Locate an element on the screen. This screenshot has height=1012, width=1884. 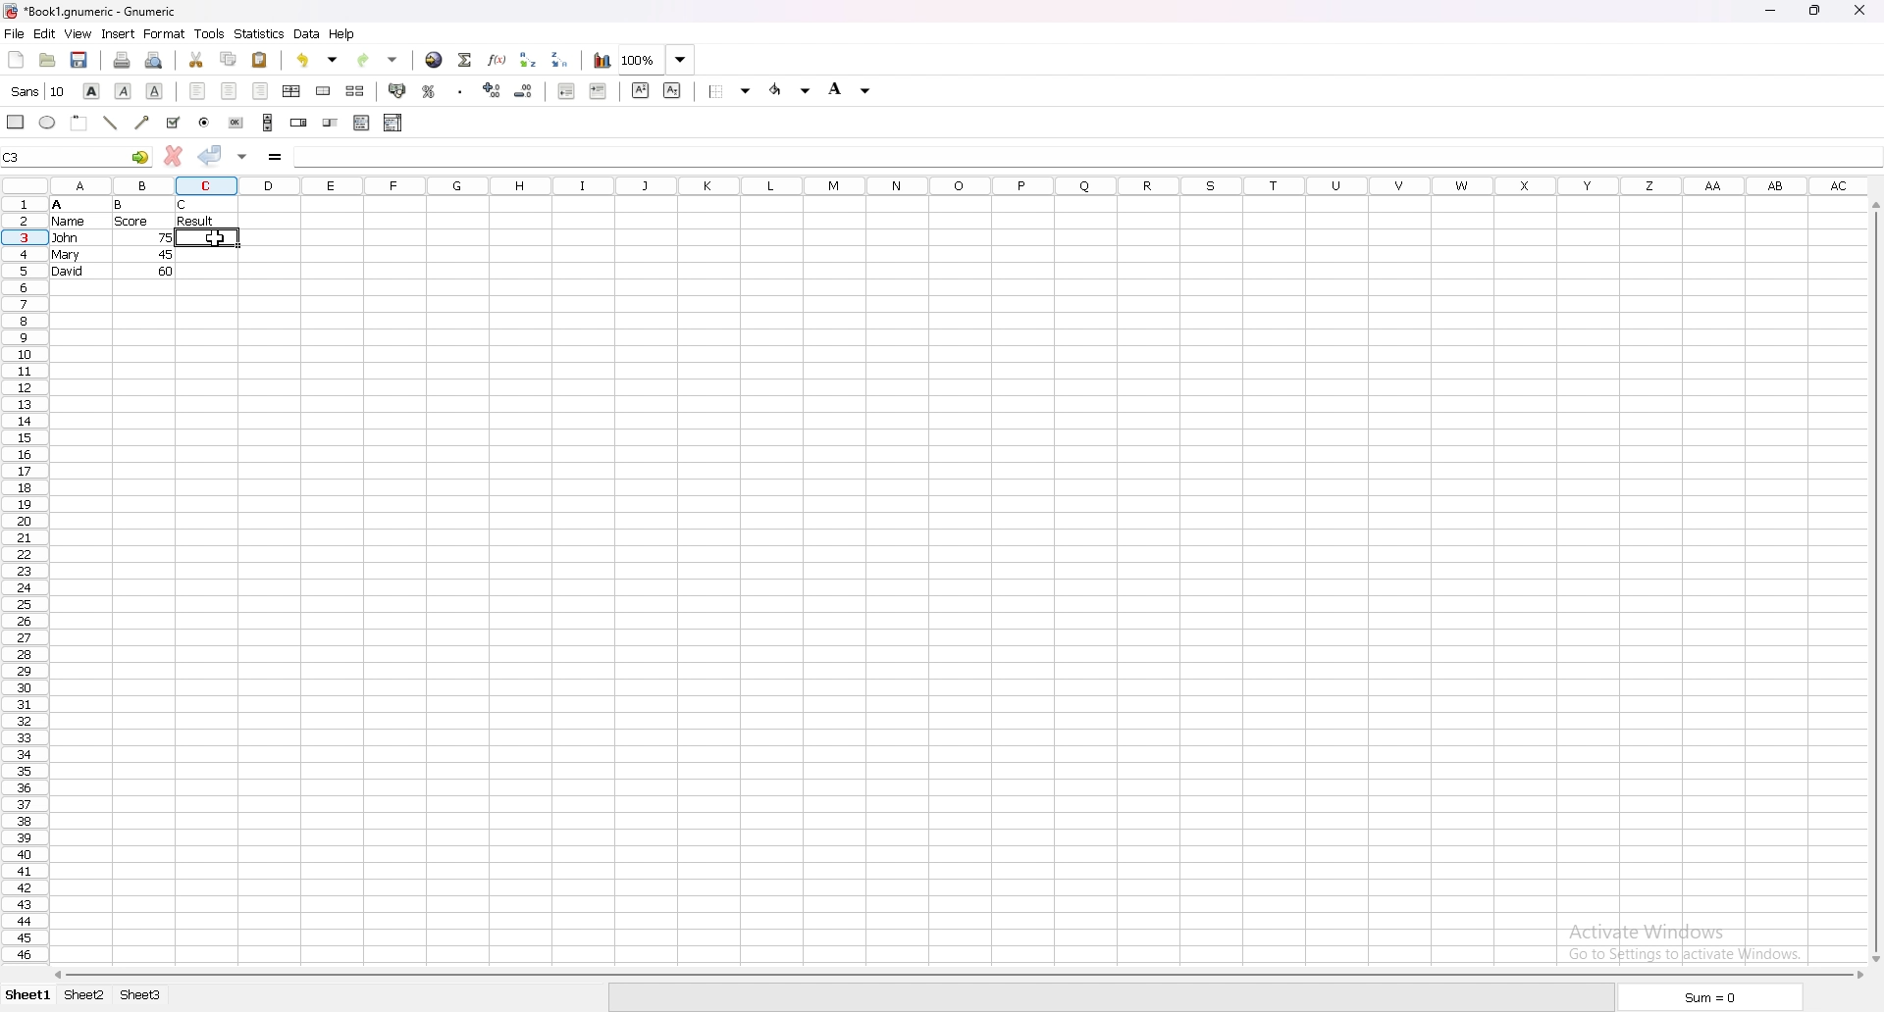
paste is located at coordinates (260, 60).